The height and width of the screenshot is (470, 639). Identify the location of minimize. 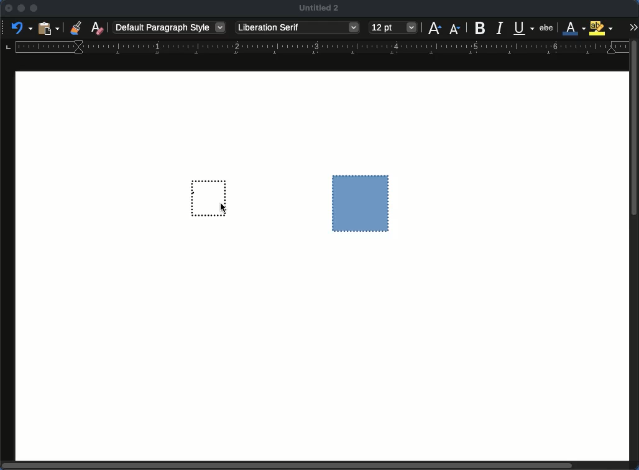
(21, 8).